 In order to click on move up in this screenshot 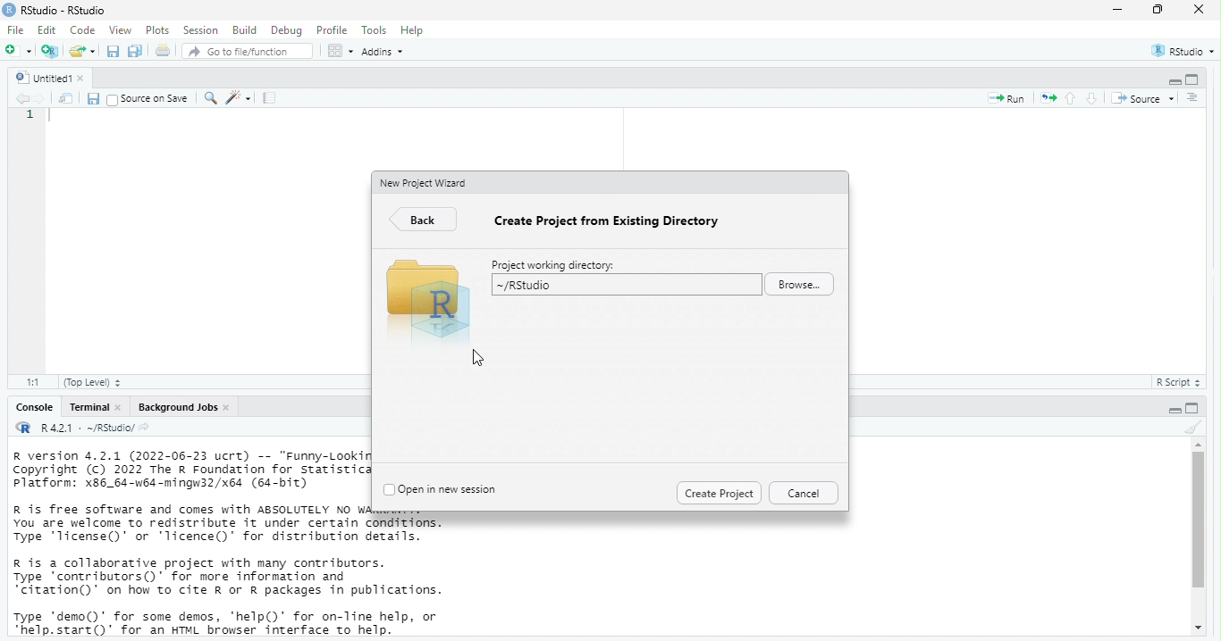, I will do `click(1200, 442)`.